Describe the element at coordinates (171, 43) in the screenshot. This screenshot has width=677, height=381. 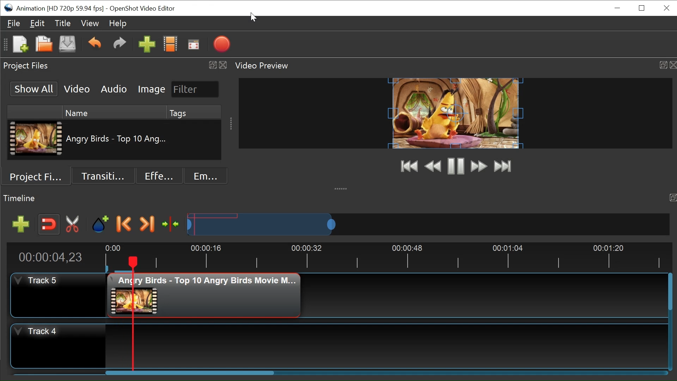
I see `Choose Files` at that location.